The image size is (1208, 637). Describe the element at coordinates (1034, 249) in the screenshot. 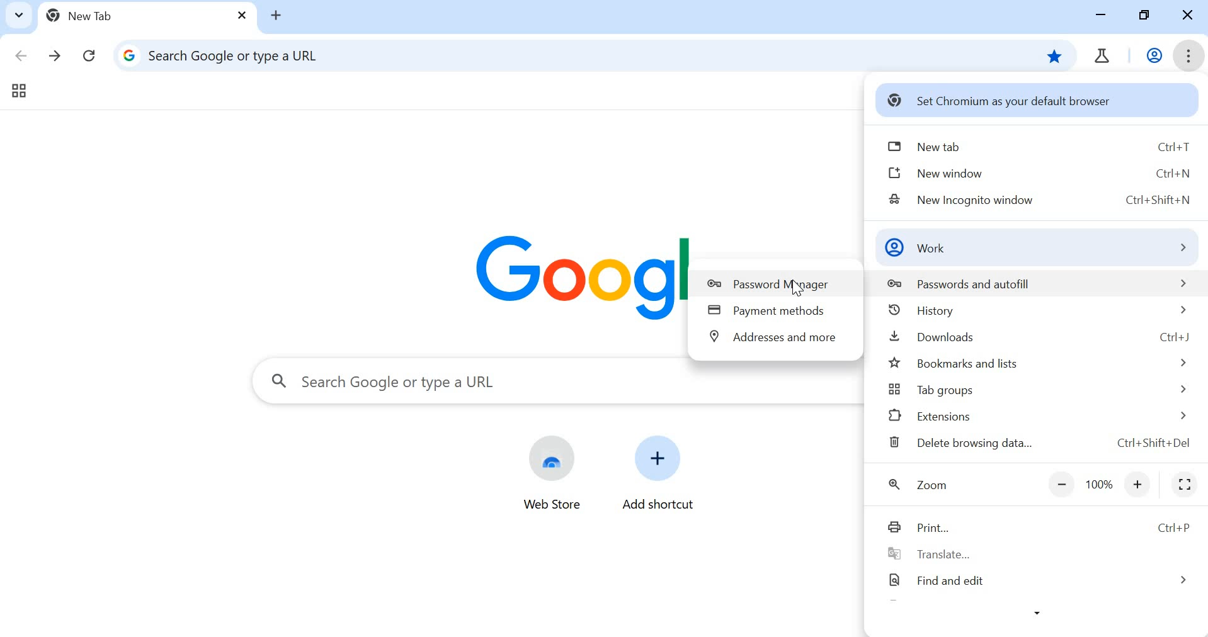

I see `work` at that location.